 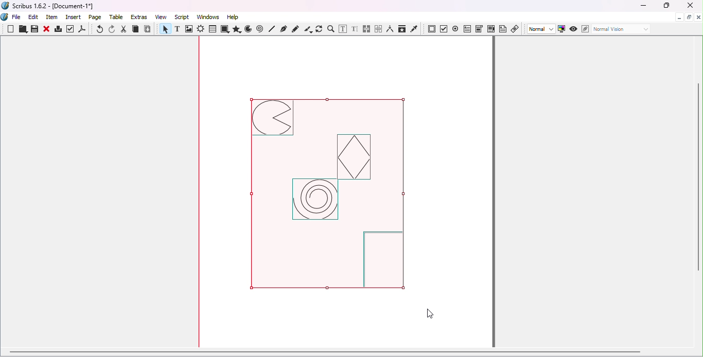 I want to click on Page, so click(x=97, y=18).